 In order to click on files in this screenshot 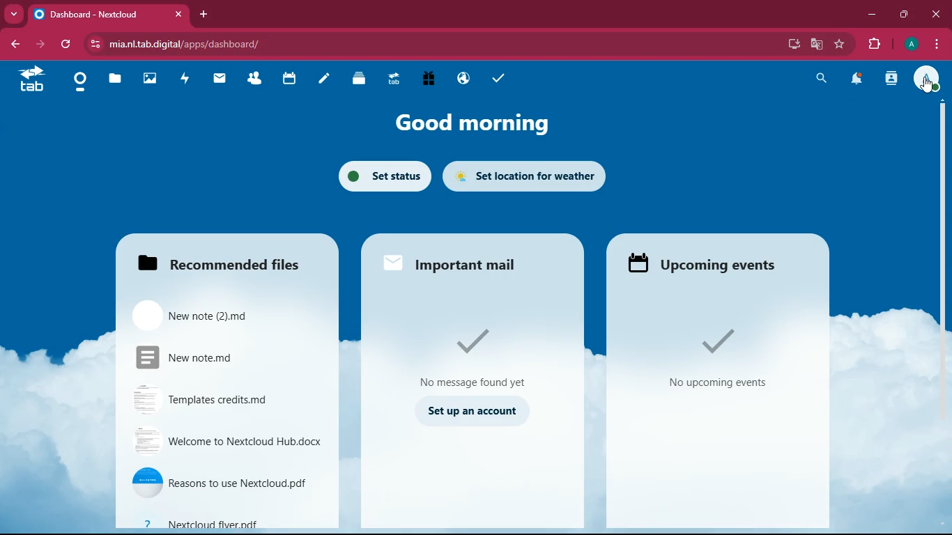, I will do `click(222, 259)`.